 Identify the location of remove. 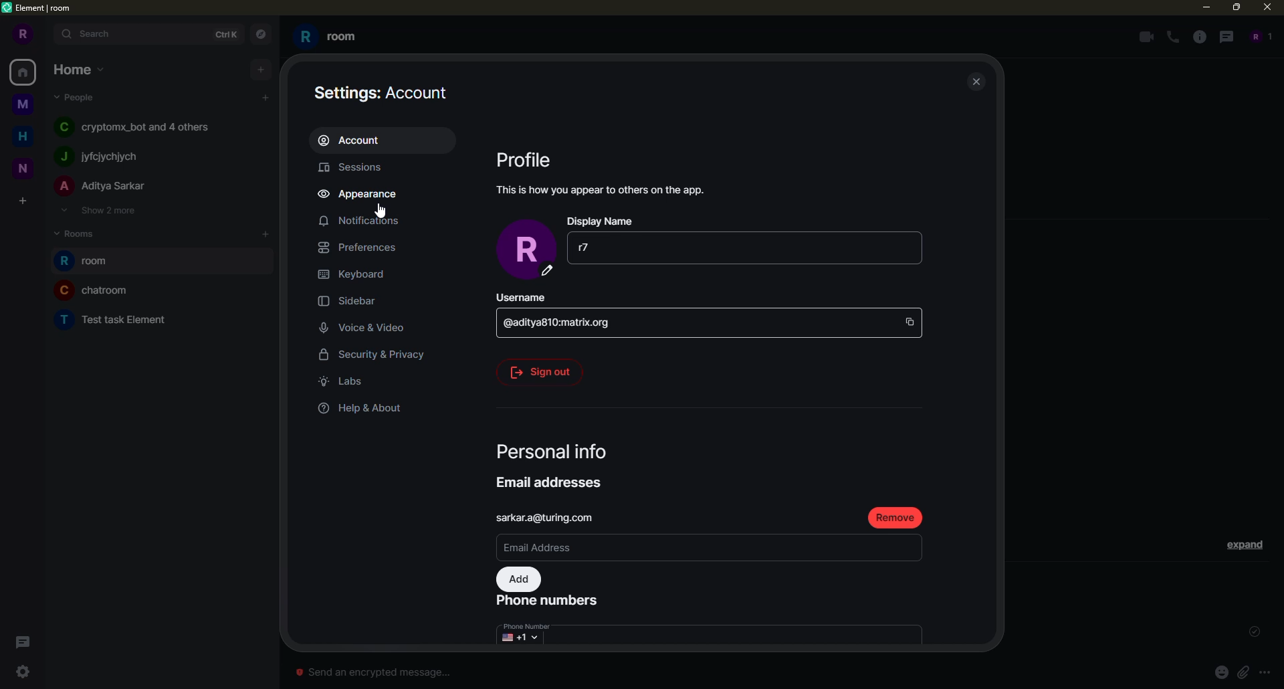
(893, 517).